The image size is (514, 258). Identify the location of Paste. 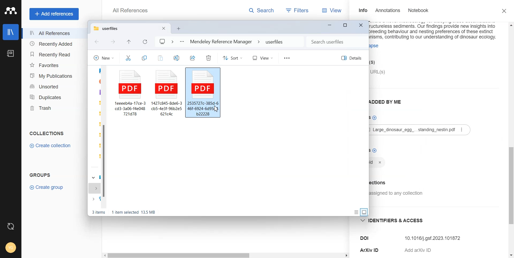
(160, 58).